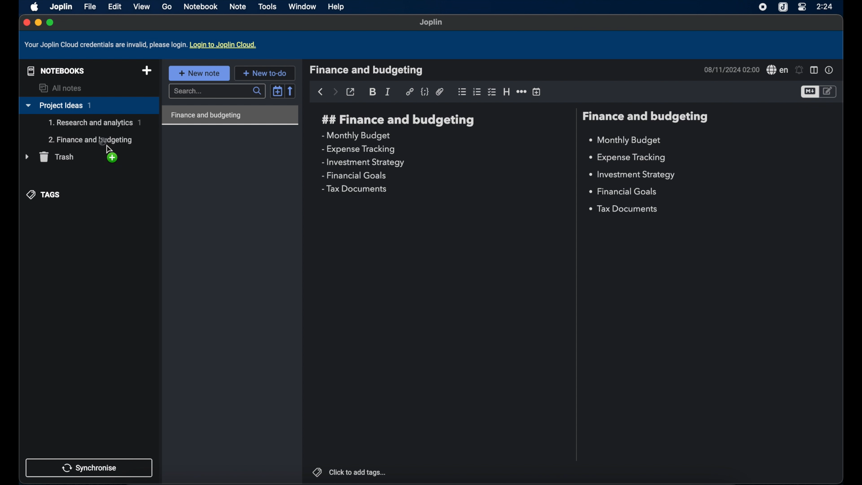 Image resolution: width=862 pixels, height=485 pixels. Describe the element at coordinates (142, 45) in the screenshot. I see `your joplin cloud credentials are invalid, please log in.  log in to joplin cloud` at that location.